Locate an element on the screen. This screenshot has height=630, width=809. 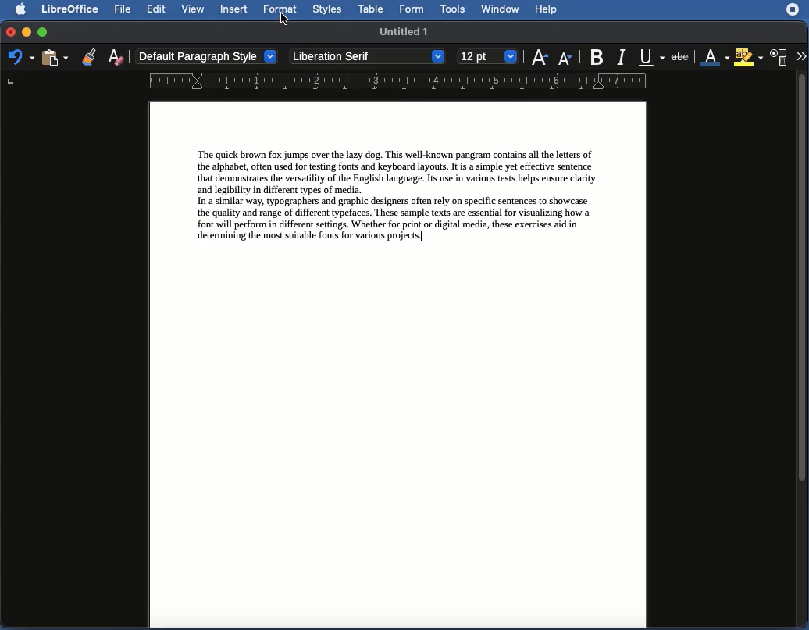
Scroll is located at coordinates (804, 351).